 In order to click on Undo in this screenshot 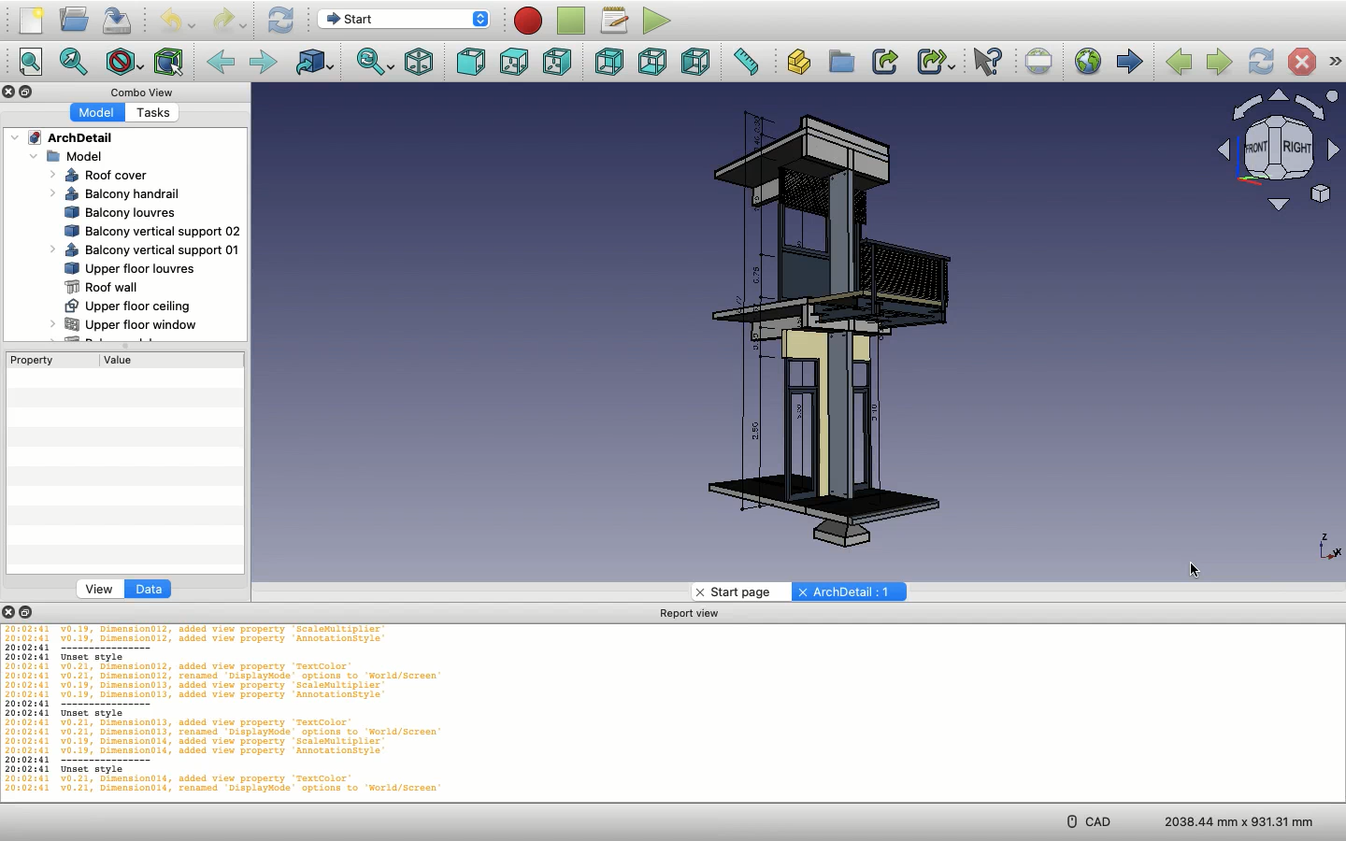, I will do `click(178, 21)`.